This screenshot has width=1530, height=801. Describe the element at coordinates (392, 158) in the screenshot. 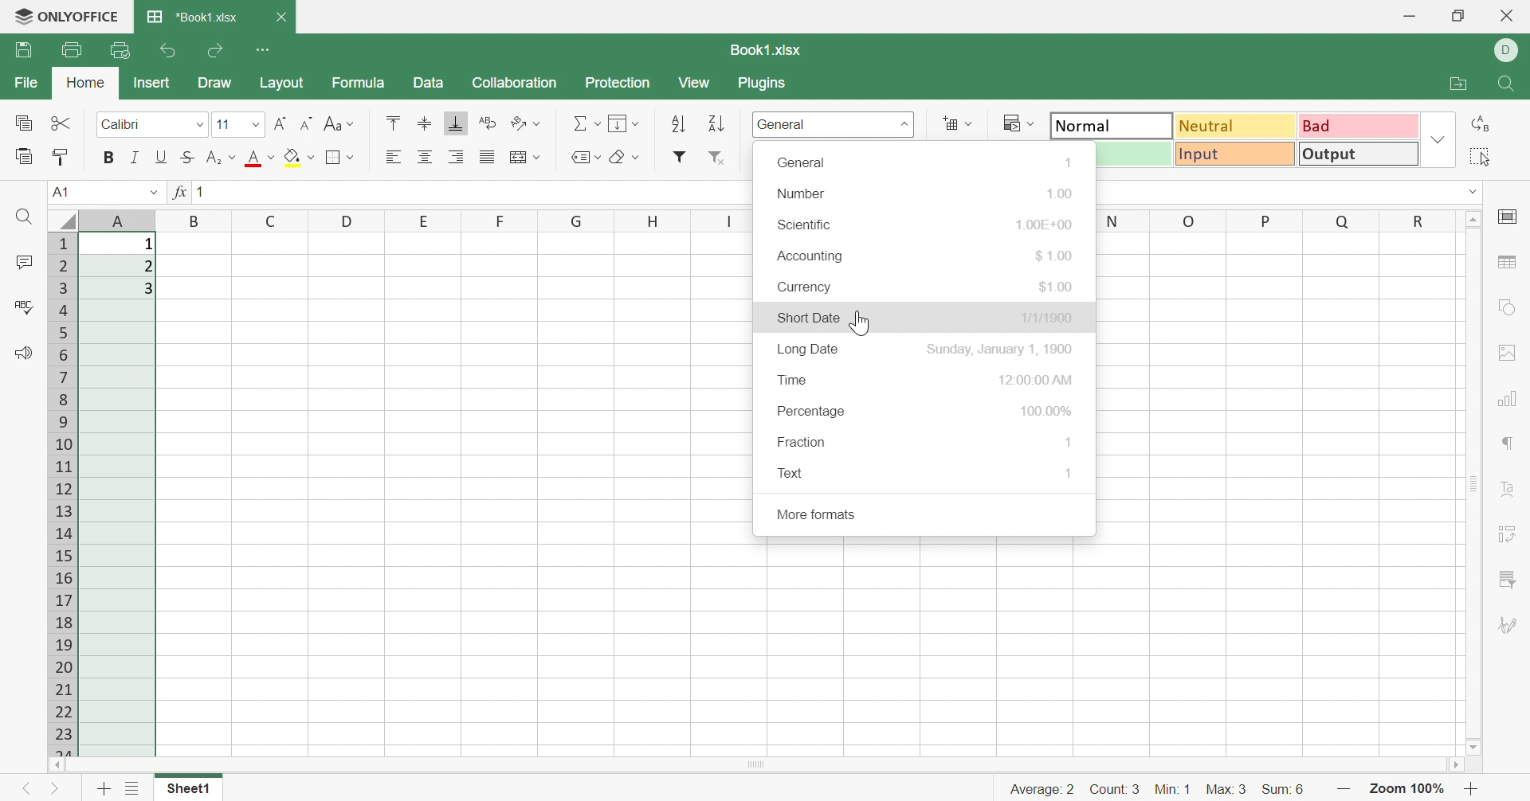

I see `Align left` at that location.